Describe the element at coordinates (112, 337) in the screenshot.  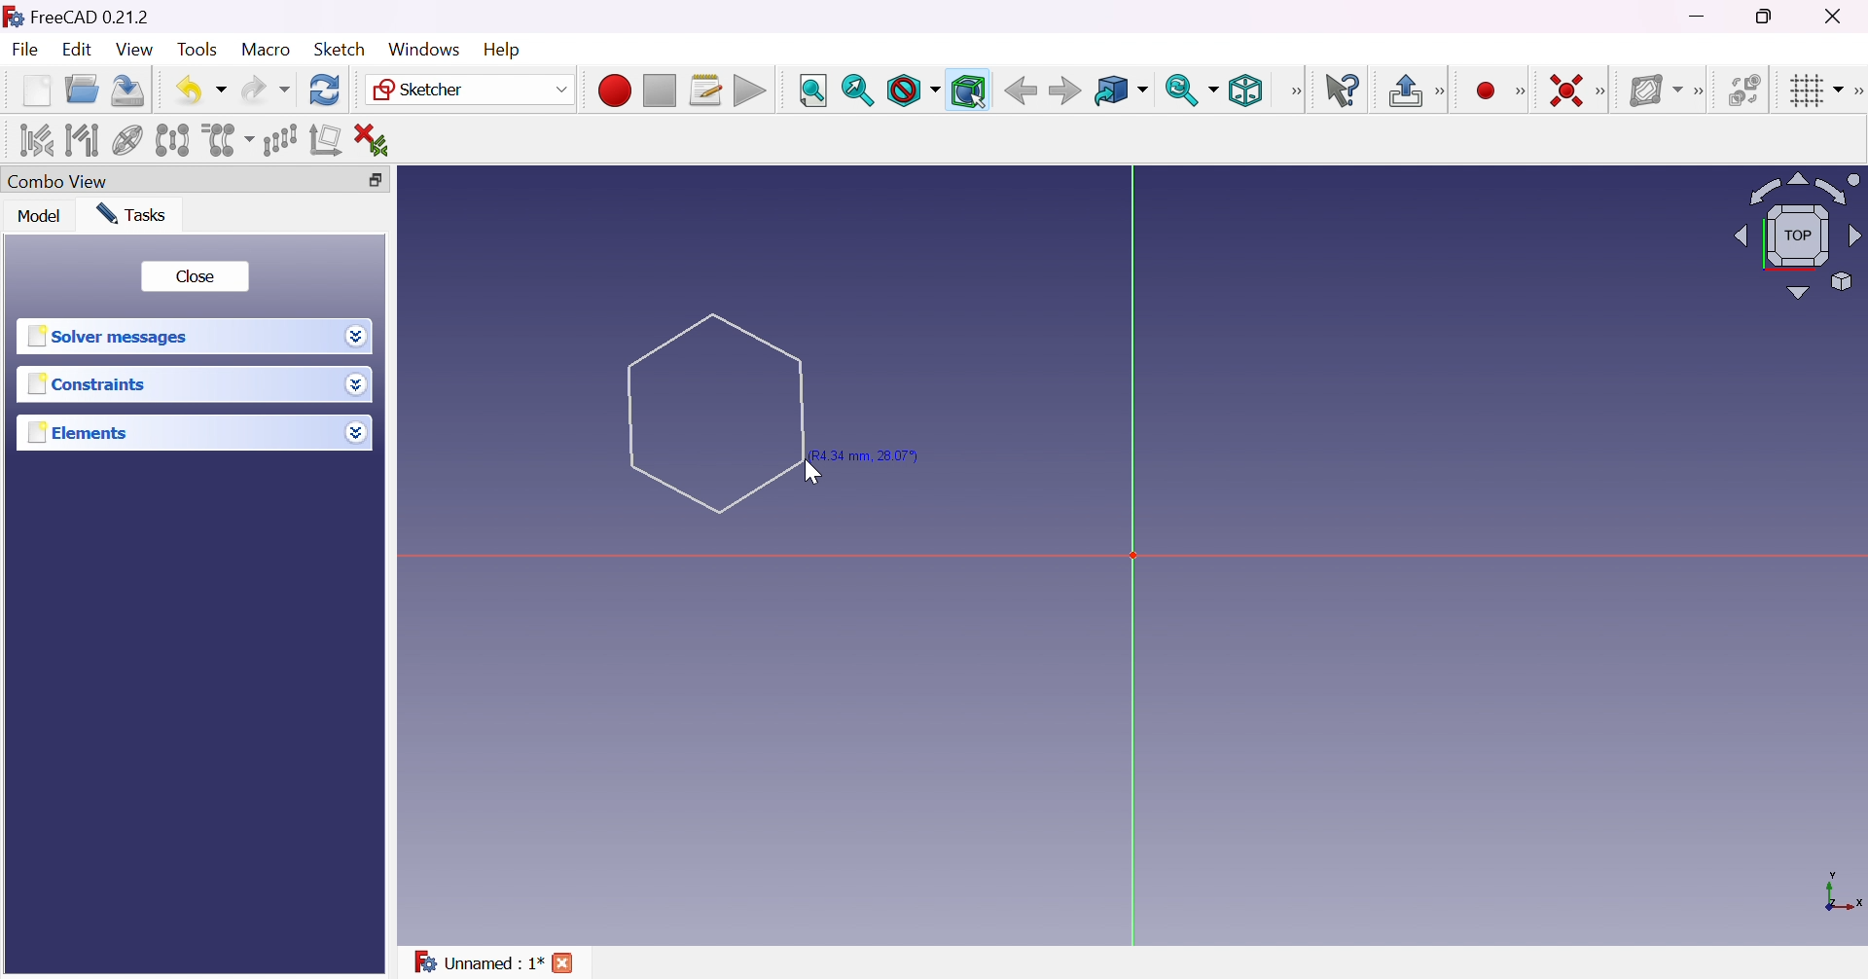
I see `Solver messsages` at that location.